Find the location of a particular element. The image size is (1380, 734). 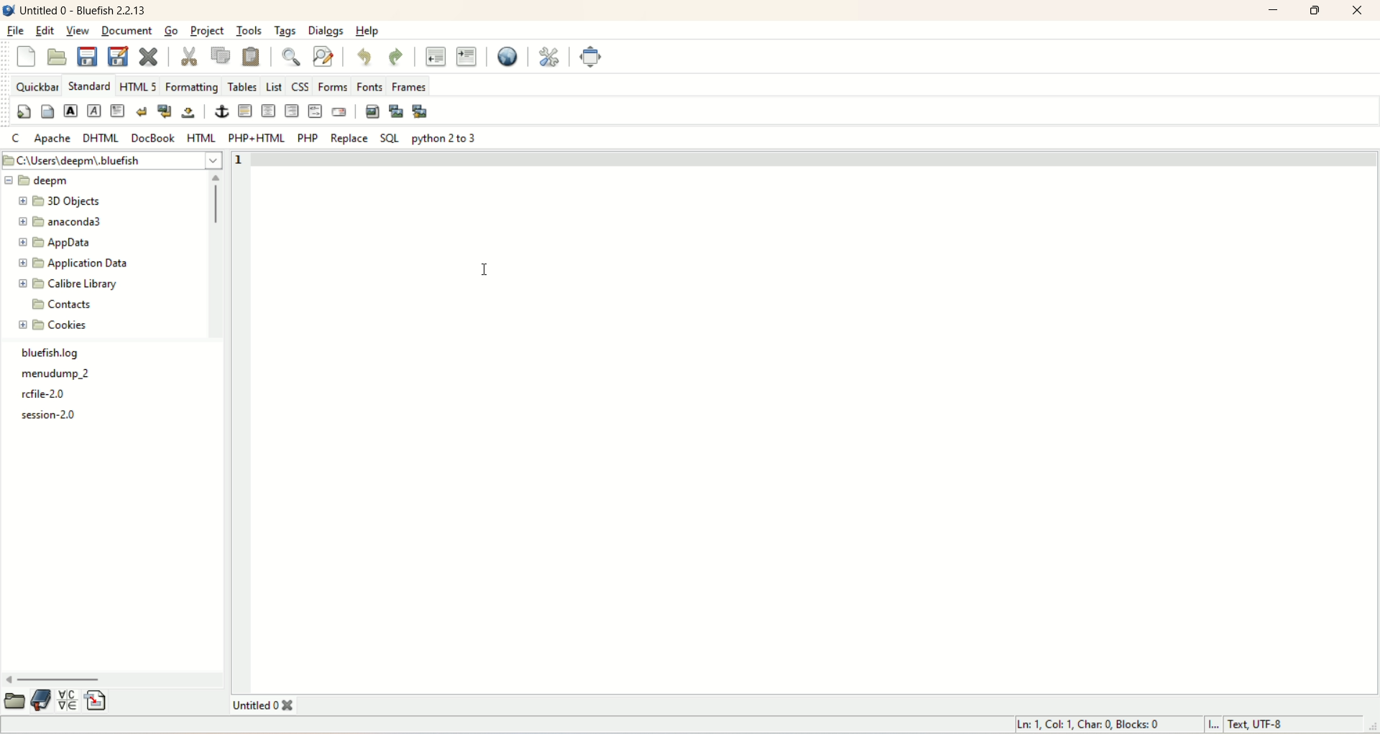

List is located at coordinates (274, 86).